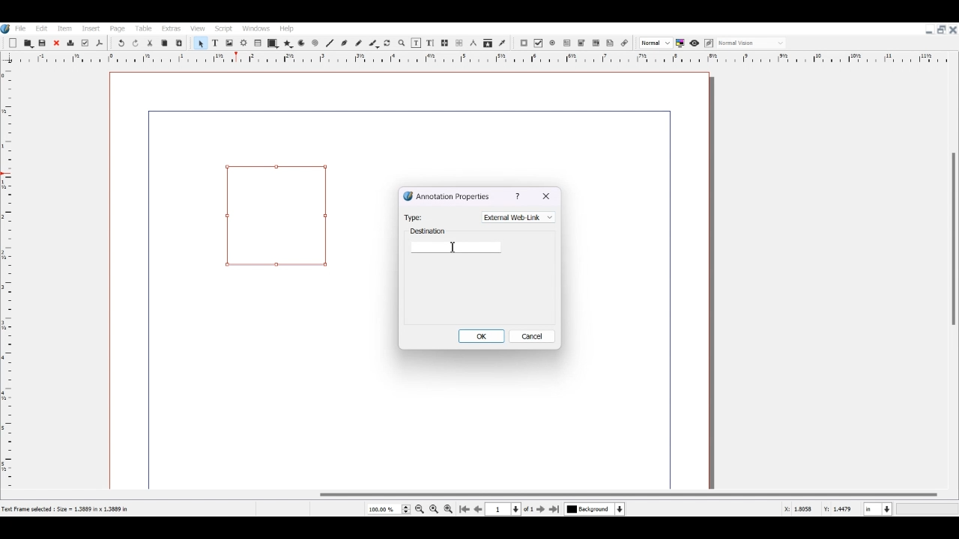  Describe the element at coordinates (581, 43) in the screenshot. I see `PDF Combo Box` at that location.